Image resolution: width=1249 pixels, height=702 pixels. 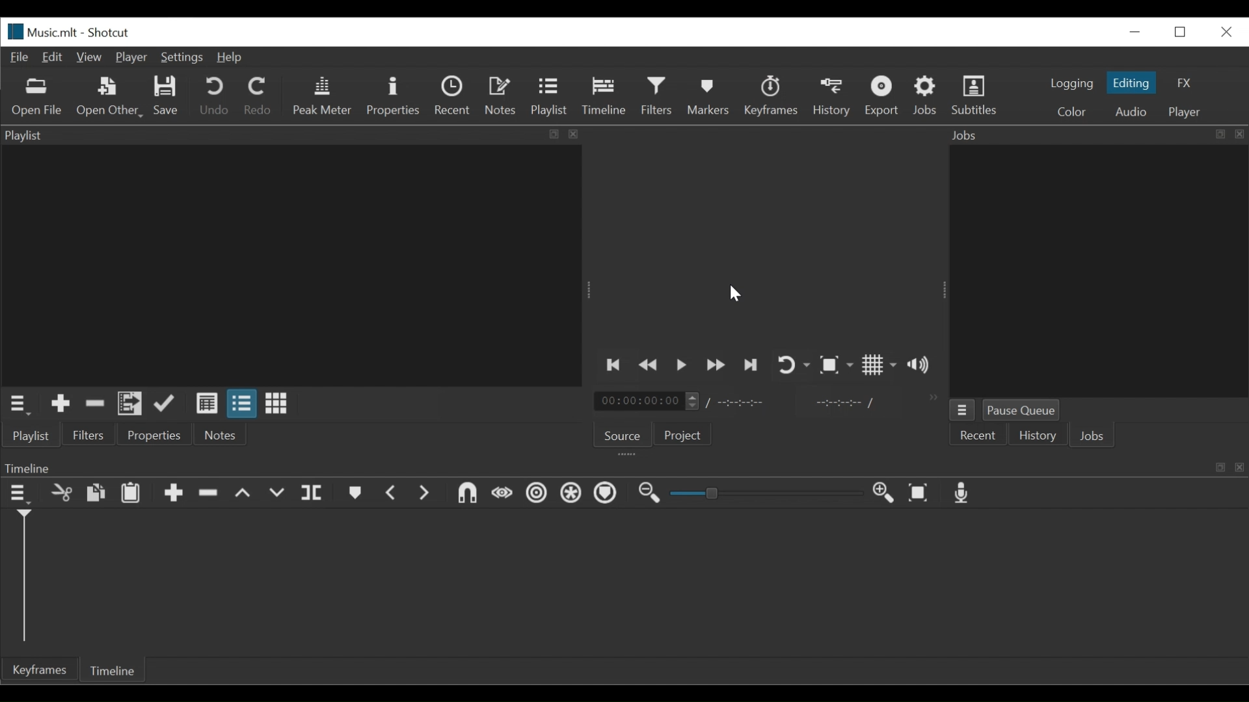 I want to click on Previous marker, so click(x=391, y=491).